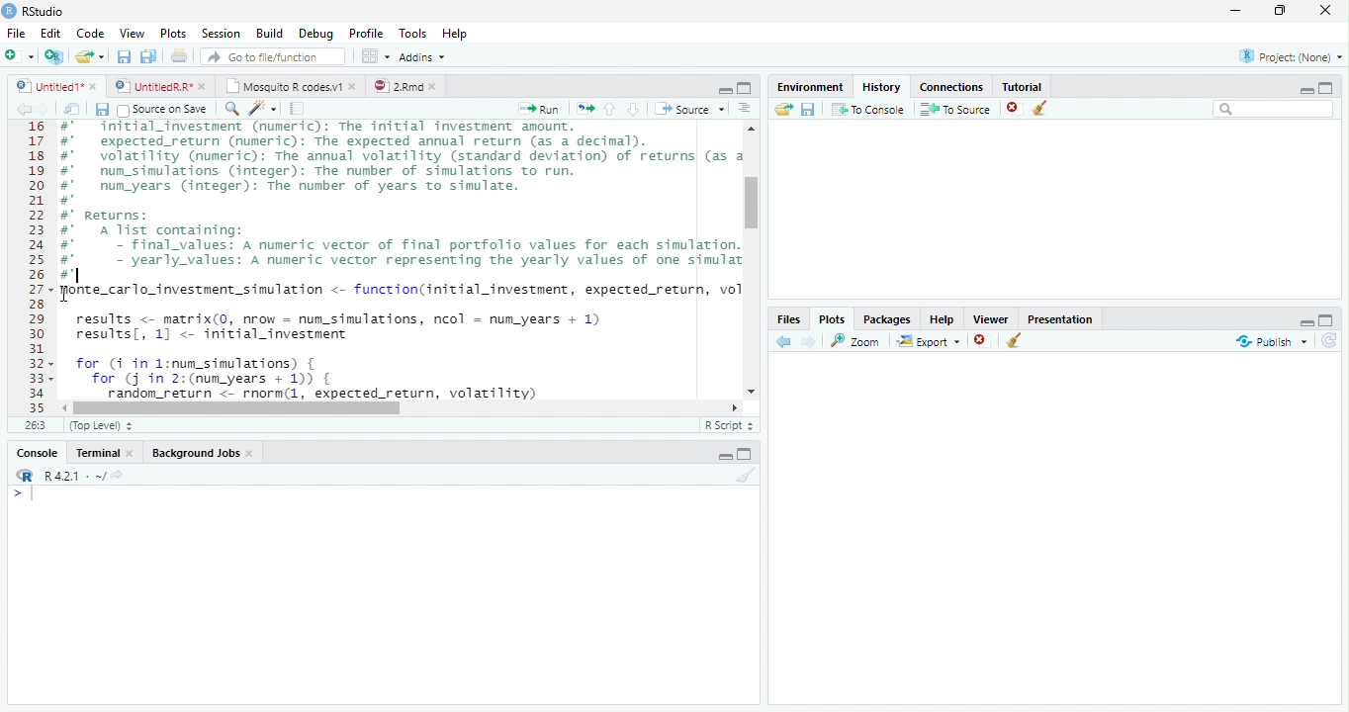 Image resolution: width=1349 pixels, height=712 pixels. Describe the element at coordinates (34, 11) in the screenshot. I see `RStudio` at that location.